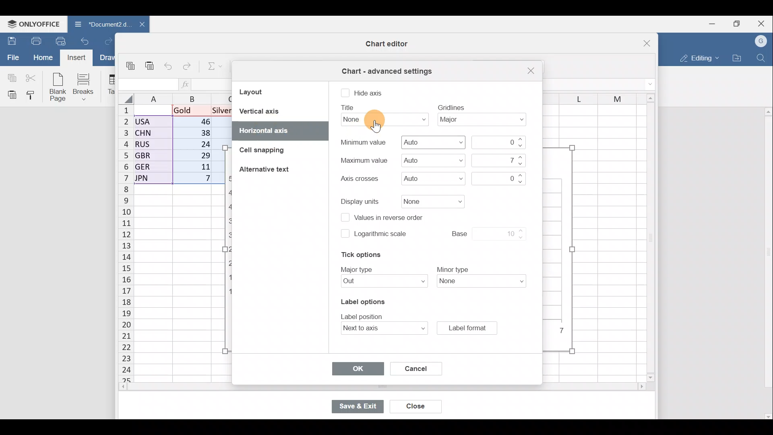 The image size is (773, 435). I want to click on Copy, so click(10, 77).